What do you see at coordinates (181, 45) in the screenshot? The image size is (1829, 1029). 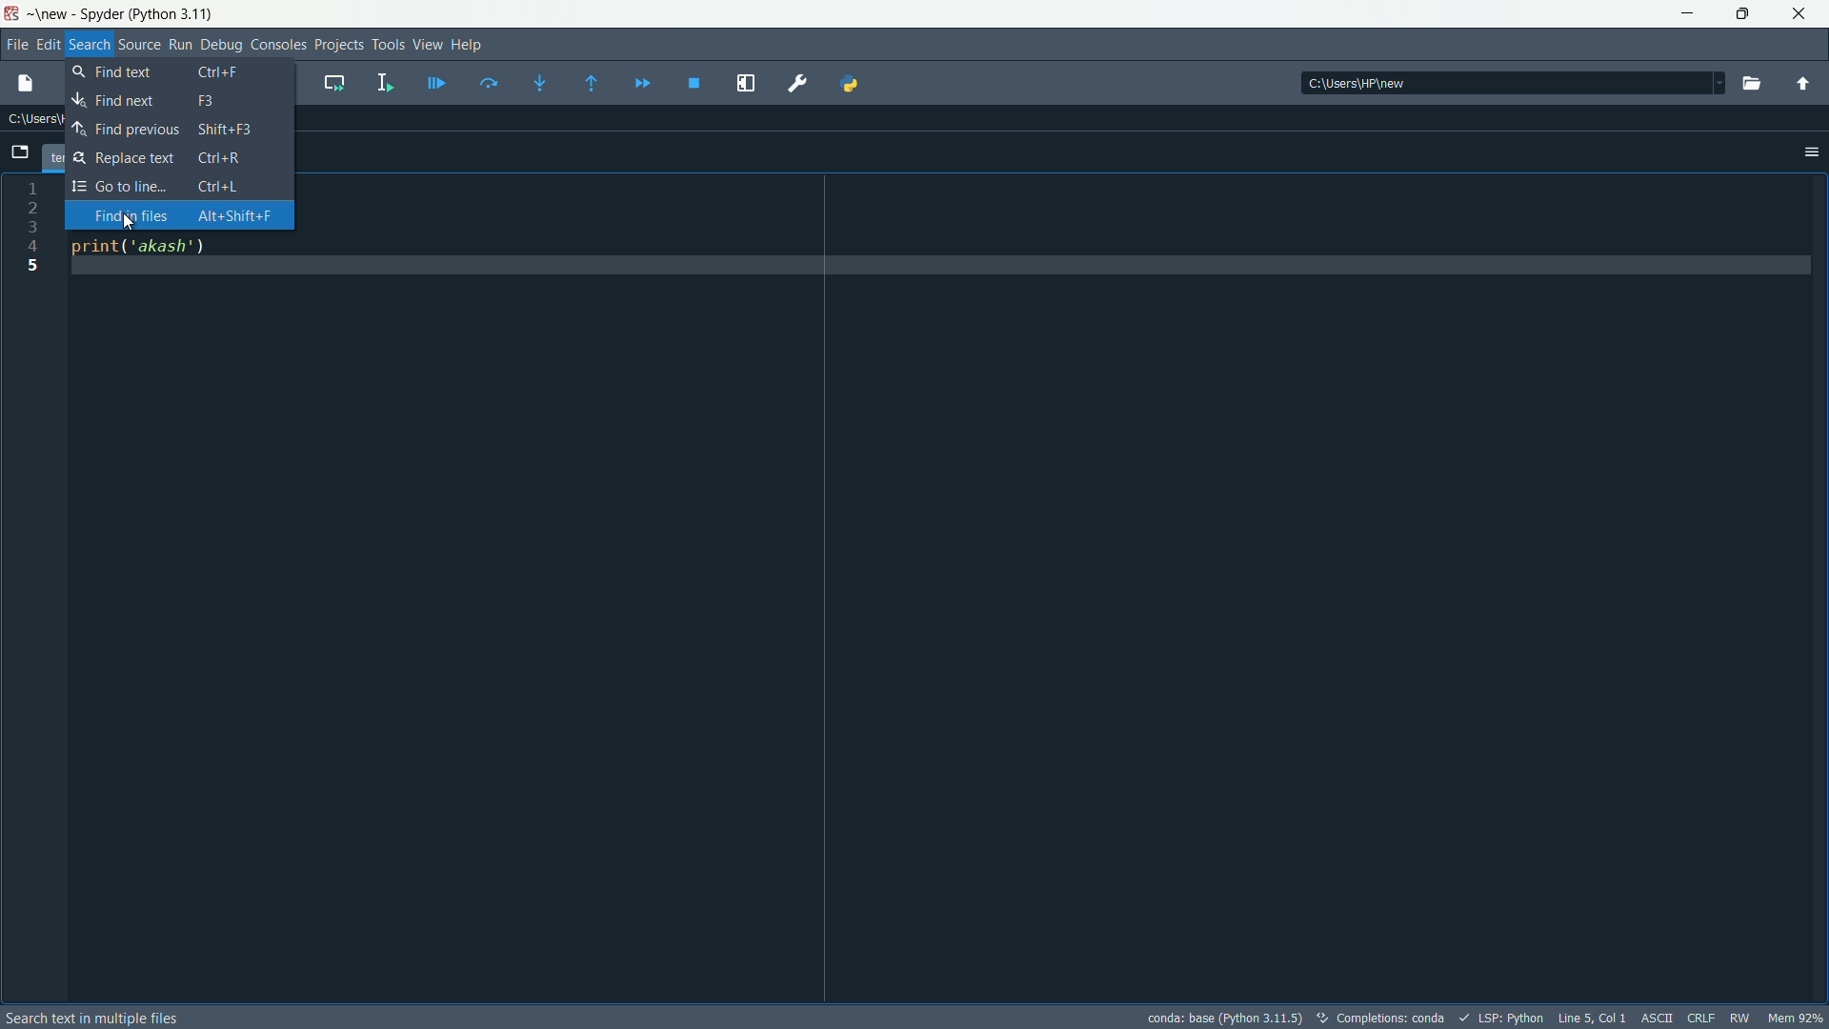 I see `Run Button` at bounding box center [181, 45].